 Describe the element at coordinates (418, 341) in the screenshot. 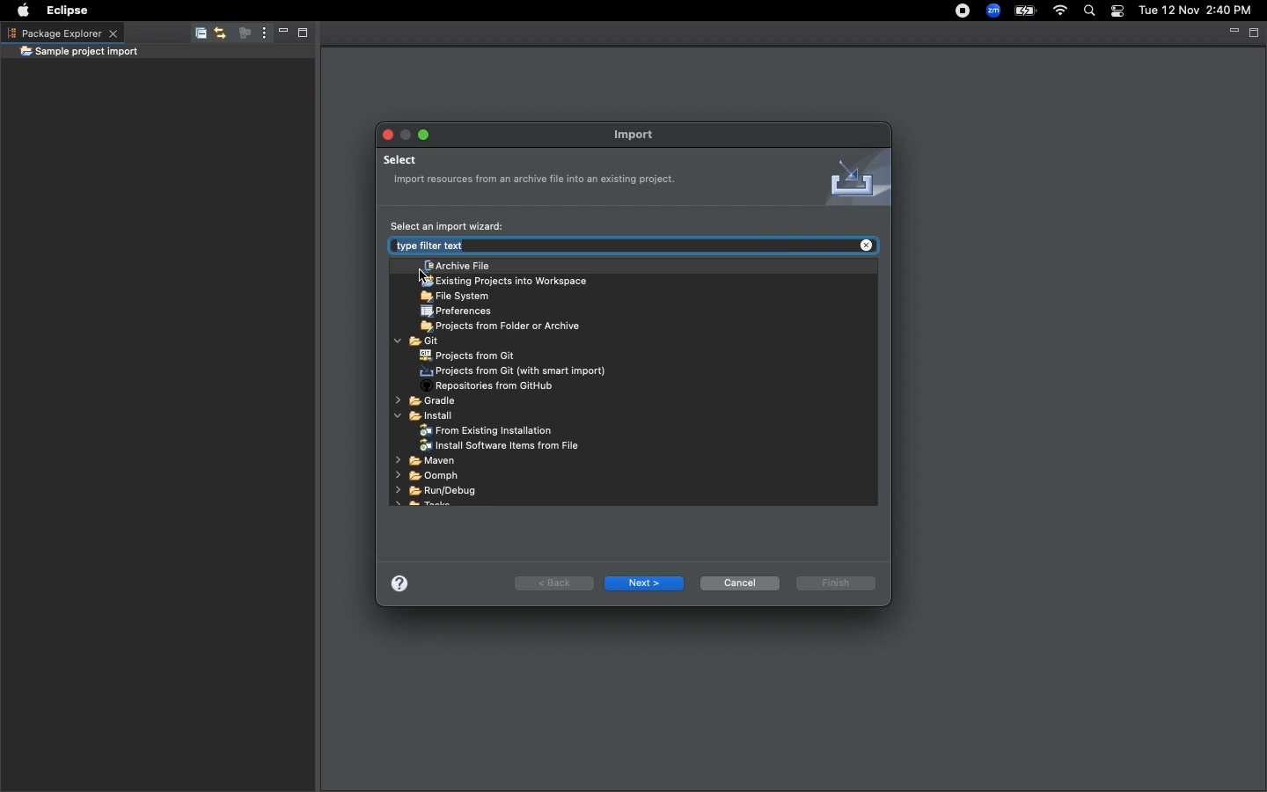

I see `Fit` at that location.